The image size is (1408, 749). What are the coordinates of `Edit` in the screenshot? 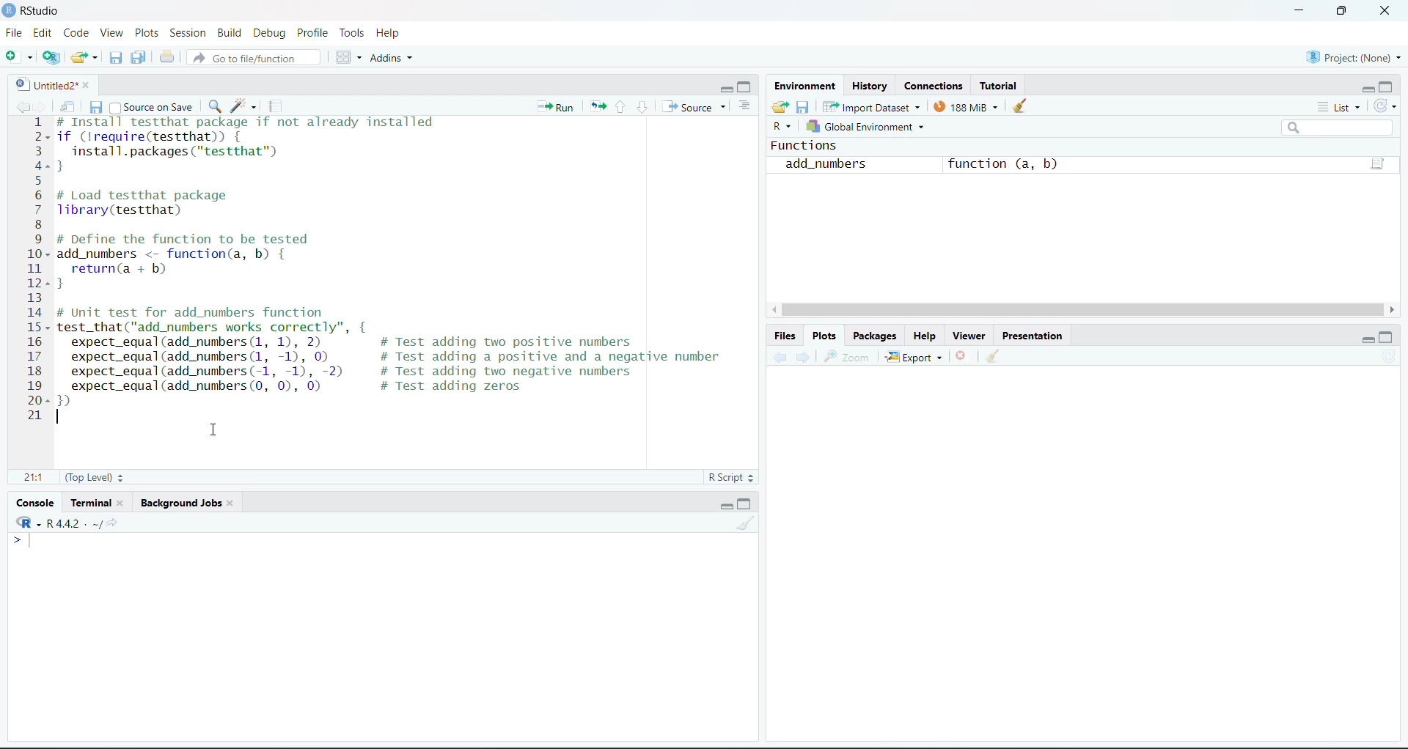 It's located at (44, 31).